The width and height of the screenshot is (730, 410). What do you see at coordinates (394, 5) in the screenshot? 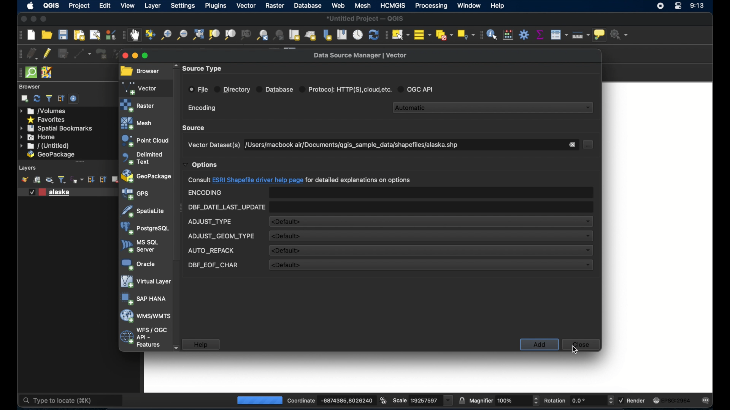
I see `HCMGIS` at bounding box center [394, 5].